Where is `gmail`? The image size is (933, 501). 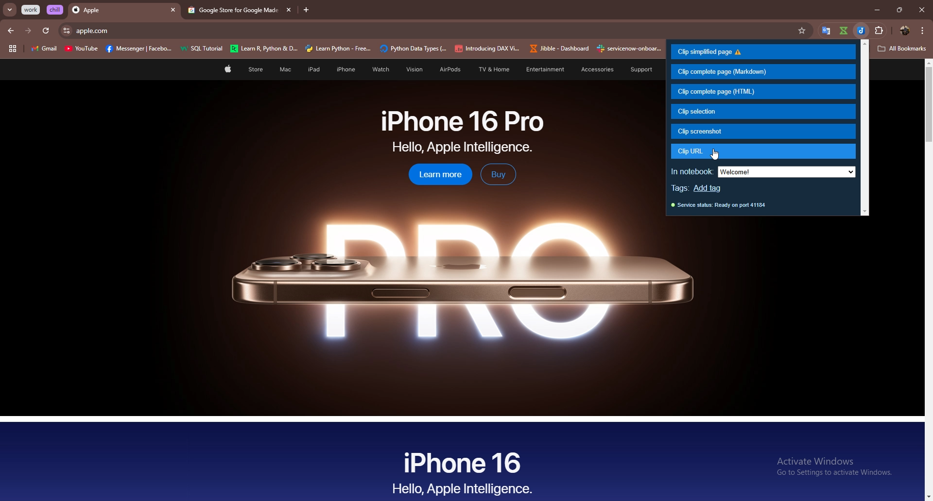
gmail is located at coordinates (44, 50).